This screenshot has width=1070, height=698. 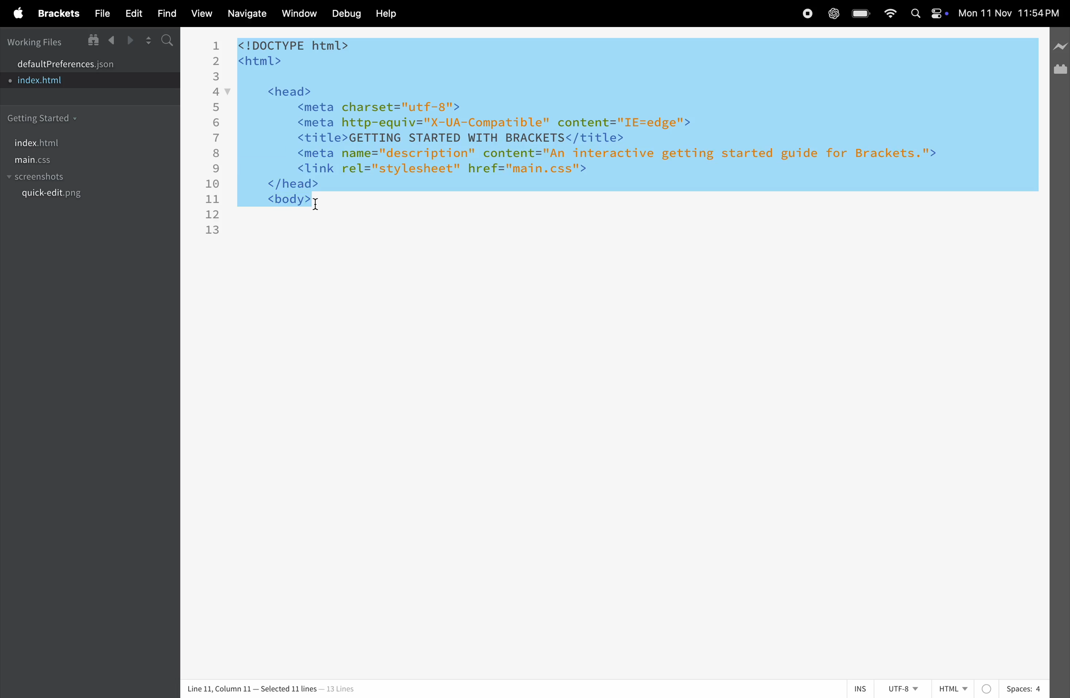 I want to click on default program, so click(x=82, y=63).